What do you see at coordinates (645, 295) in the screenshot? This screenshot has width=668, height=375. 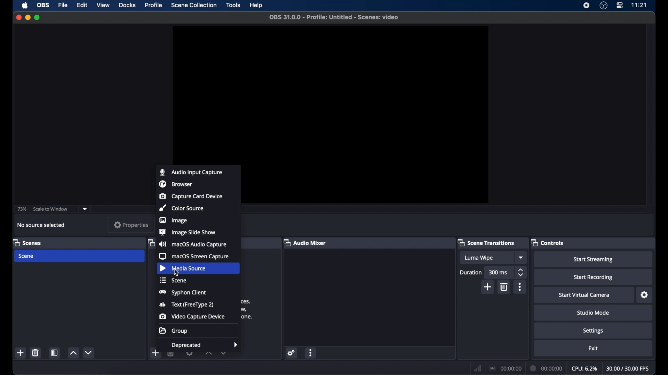 I see `settings` at bounding box center [645, 295].